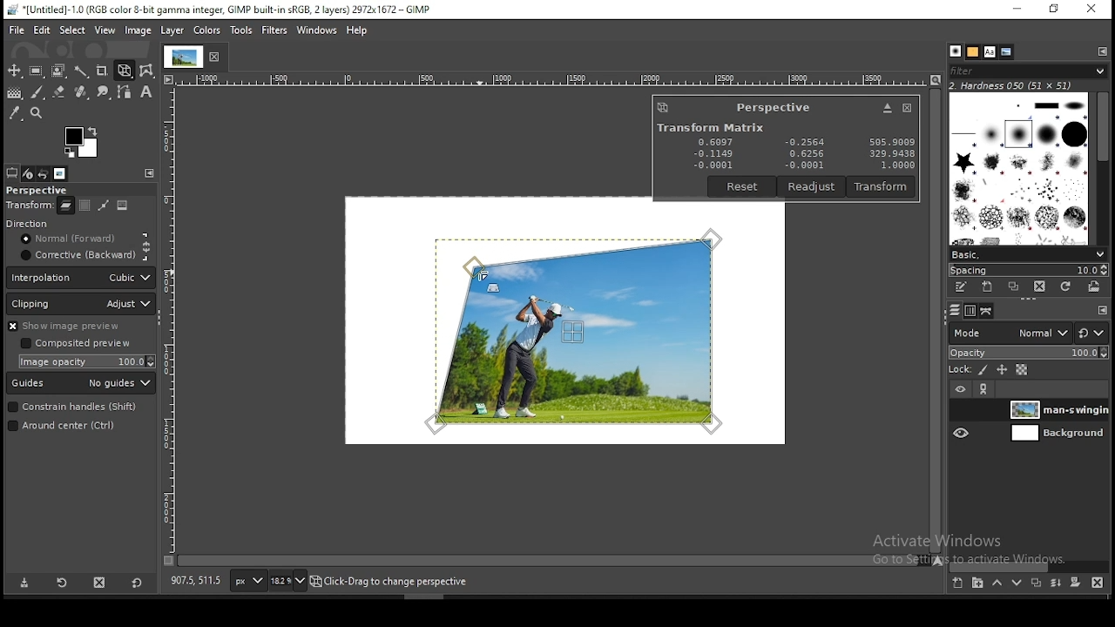  I want to click on brush tool, so click(38, 91).